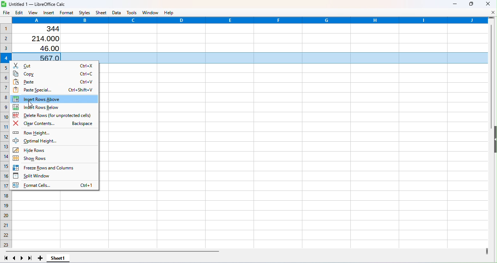  Describe the element at coordinates (54, 81) in the screenshot. I see `Paste   Ctrl+V` at that location.